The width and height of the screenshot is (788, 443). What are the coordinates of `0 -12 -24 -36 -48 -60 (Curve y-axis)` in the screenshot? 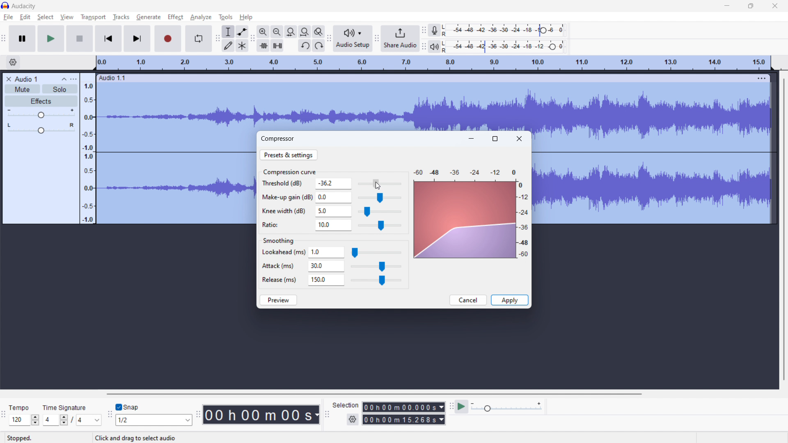 It's located at (525, 221).